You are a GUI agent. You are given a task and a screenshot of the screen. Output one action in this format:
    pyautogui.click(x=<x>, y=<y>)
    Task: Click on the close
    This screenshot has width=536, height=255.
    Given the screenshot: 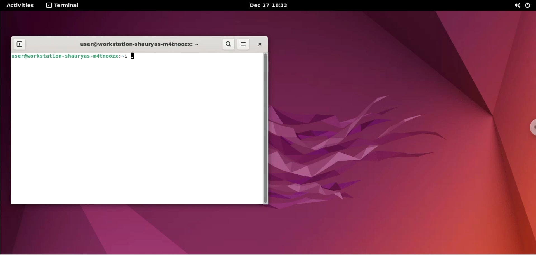 What is the action you would take?
    pyautogui.click(x=259, y=44)
    